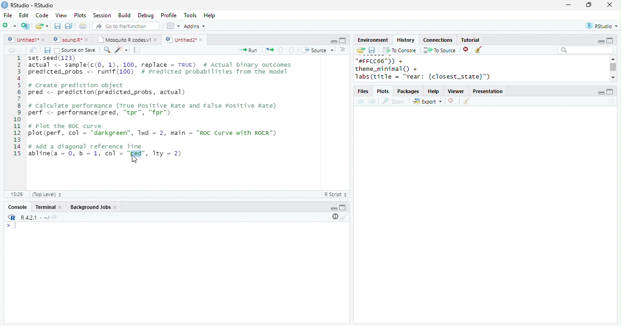 The width and height of the screenshot is (621, 326). What do you see at coordinates (12, 226) in the screenshot?
I see `>` at bounding box center [12, 226].